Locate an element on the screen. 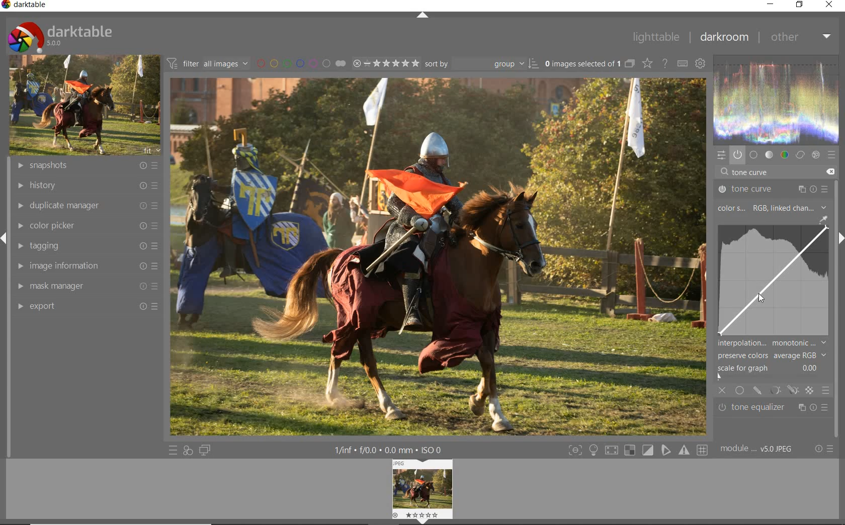 The width and height of the screenshot is (845, 525). tone curve is located at coordinates (773, 190).